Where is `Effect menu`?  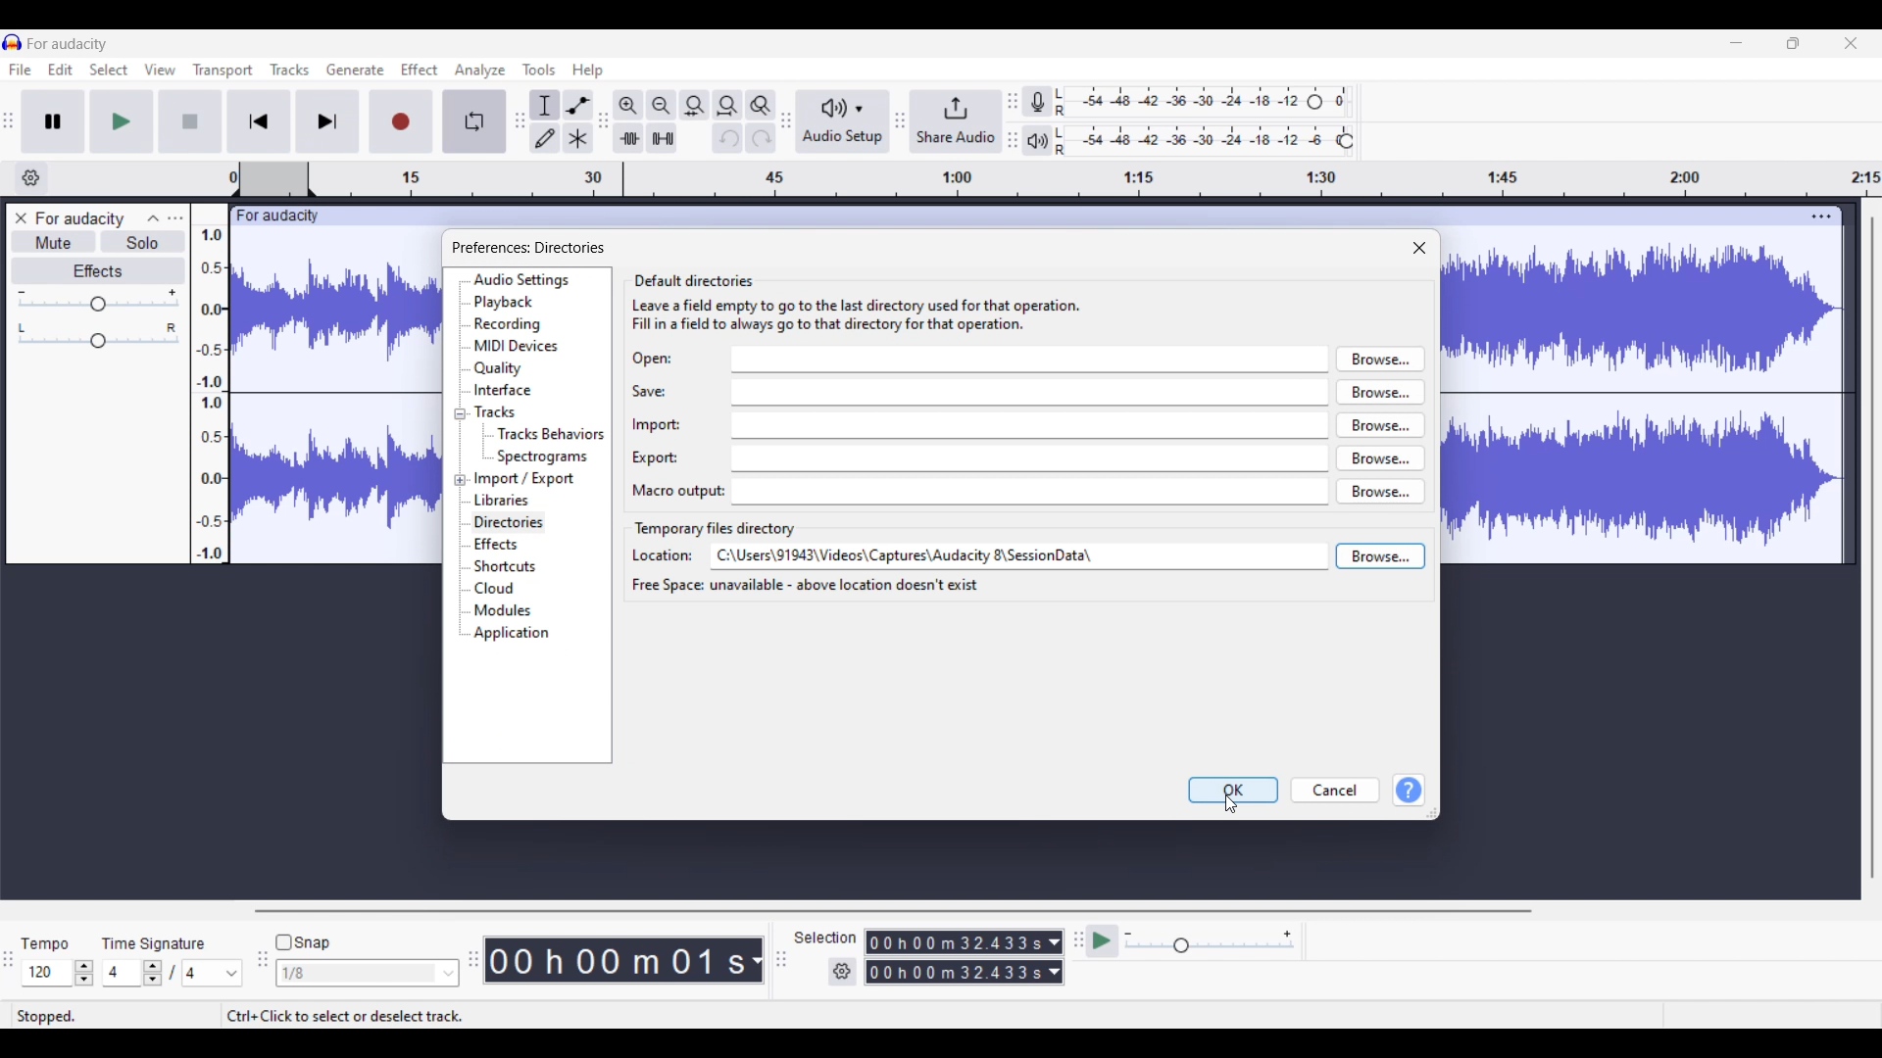
Effect menu is located at coordinates (420, 70).